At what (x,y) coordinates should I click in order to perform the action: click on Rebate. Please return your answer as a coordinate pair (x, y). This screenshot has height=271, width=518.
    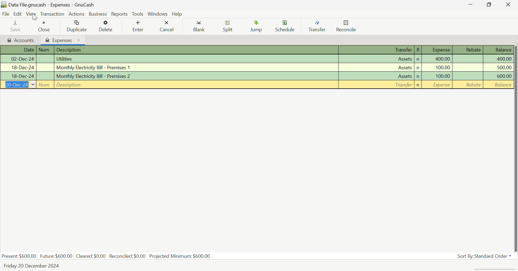
    Looking at the image, I should click on (468, 76).